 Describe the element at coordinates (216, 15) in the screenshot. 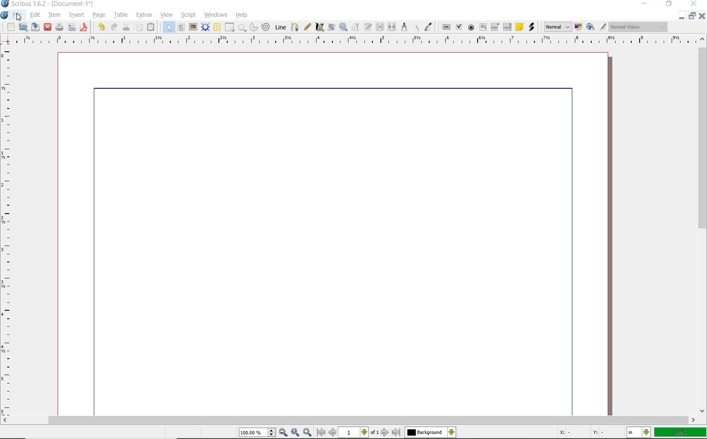

I see `windows` at that location.